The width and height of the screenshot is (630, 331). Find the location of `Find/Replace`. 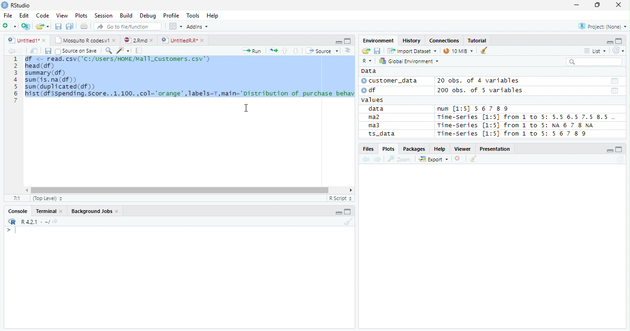

Find/Replace is located at coordinates (108, 50).